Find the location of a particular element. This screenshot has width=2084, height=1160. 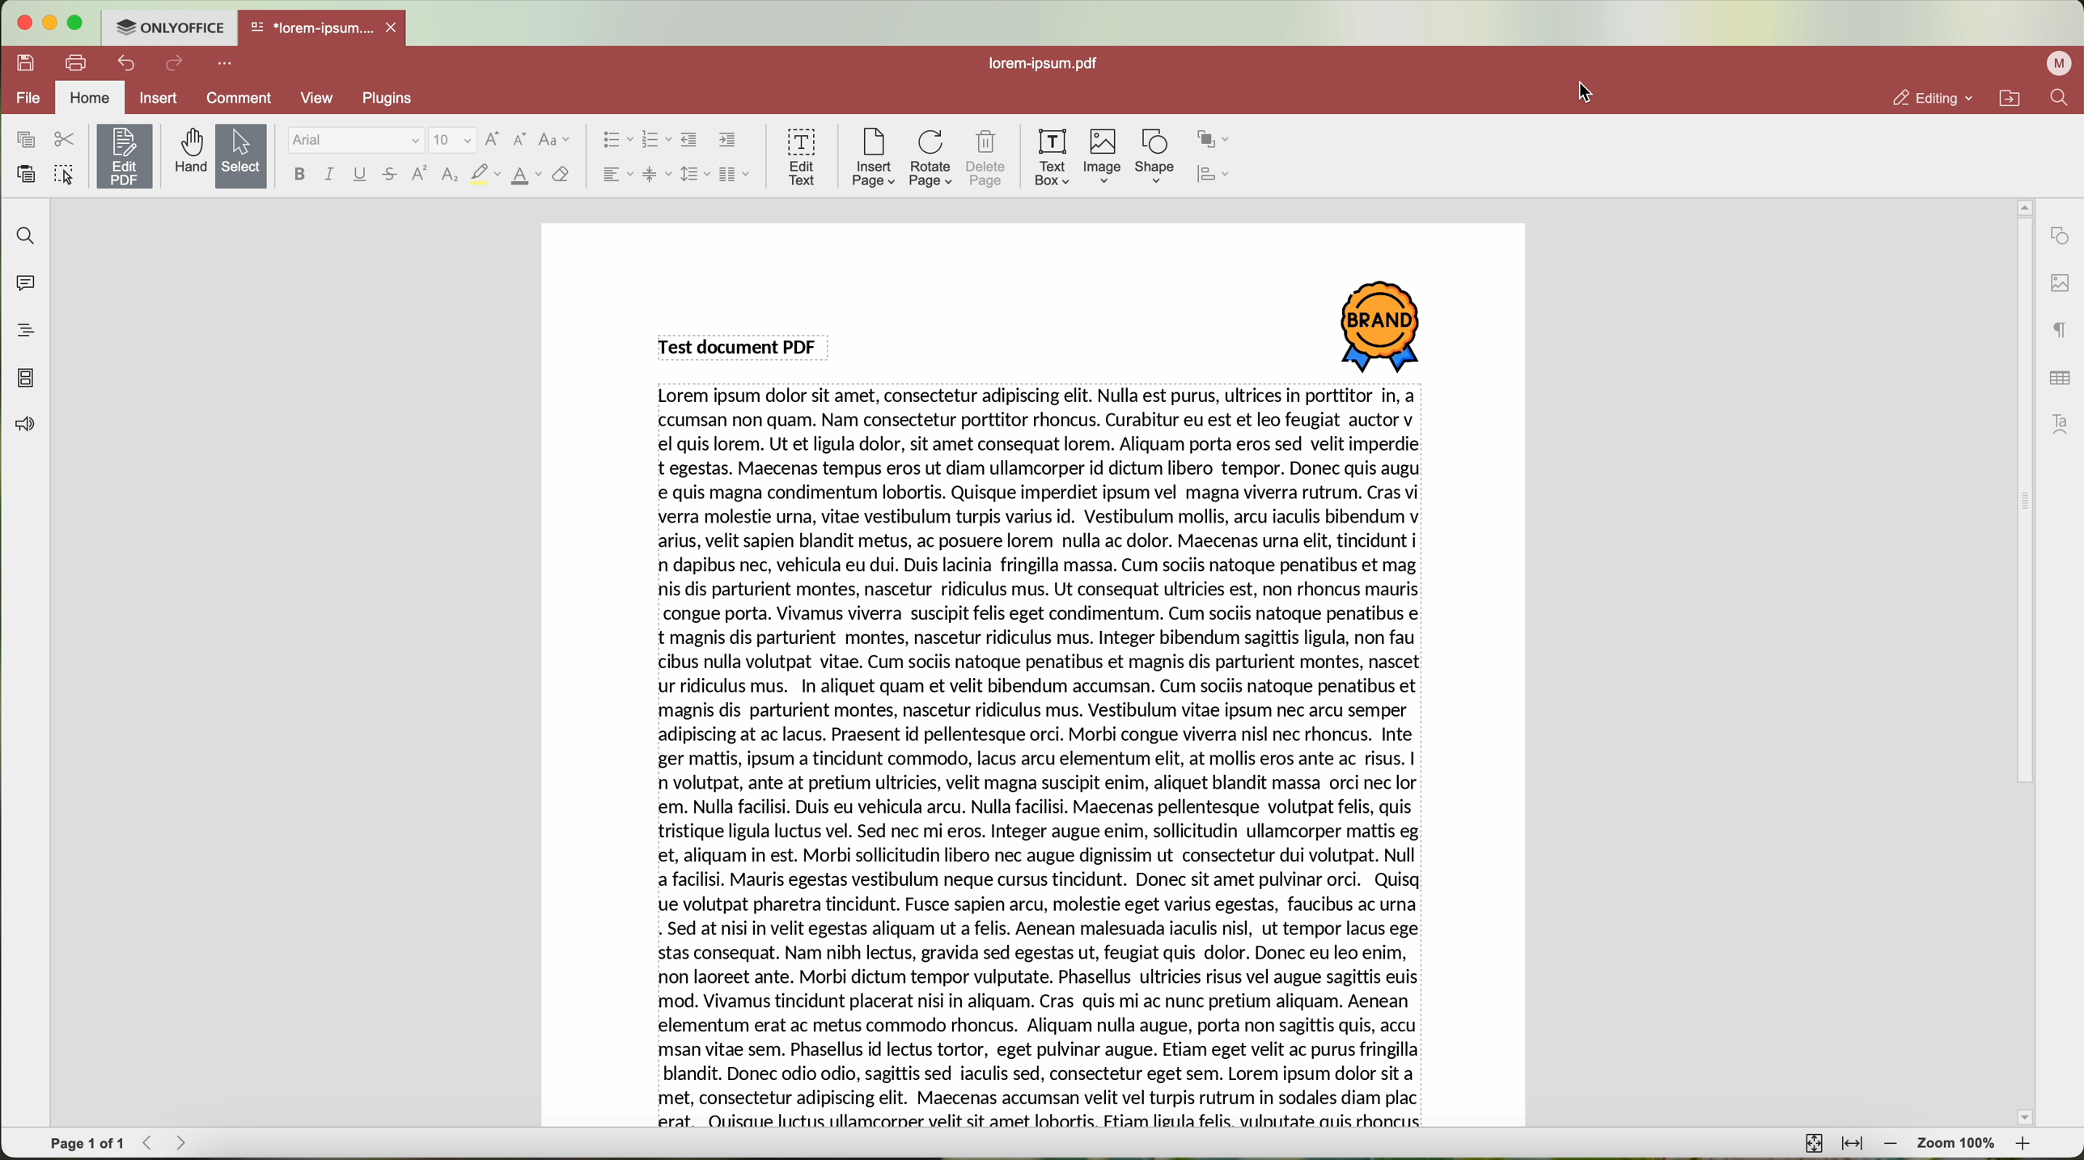

find is located at coordinates (2059, 97).